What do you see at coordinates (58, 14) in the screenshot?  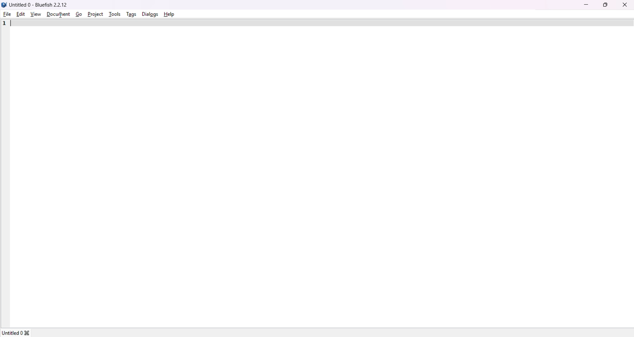 I see `document` at bounding box center [58, 14].